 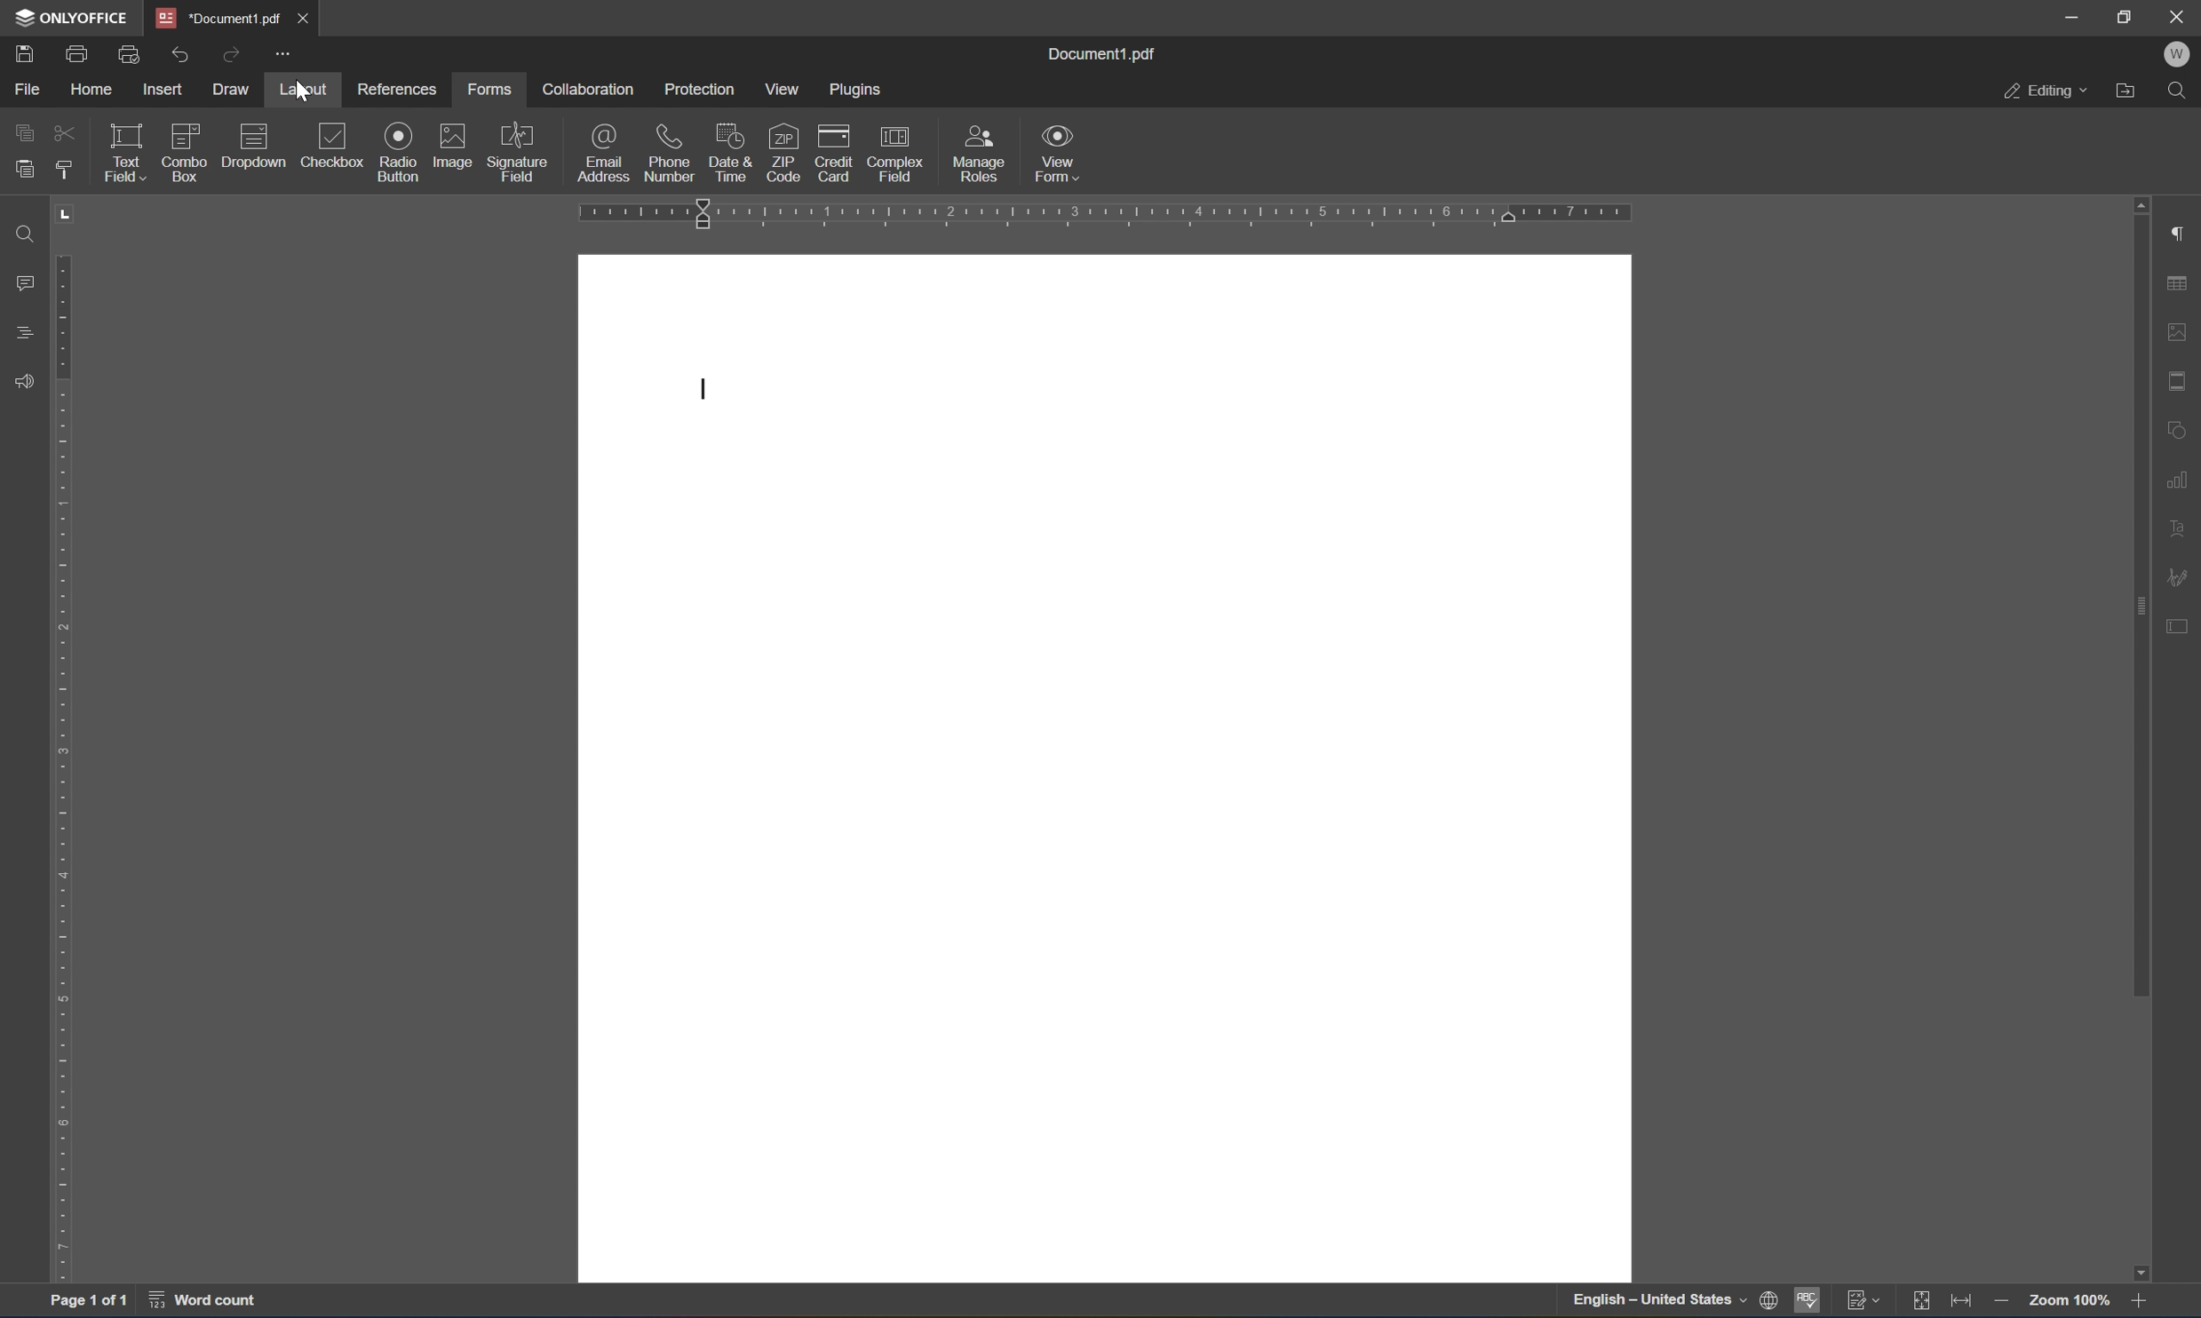 What do you see at coordinates (77, 51) in the screenshot?
I see `print` at bounding box center [77, 51].